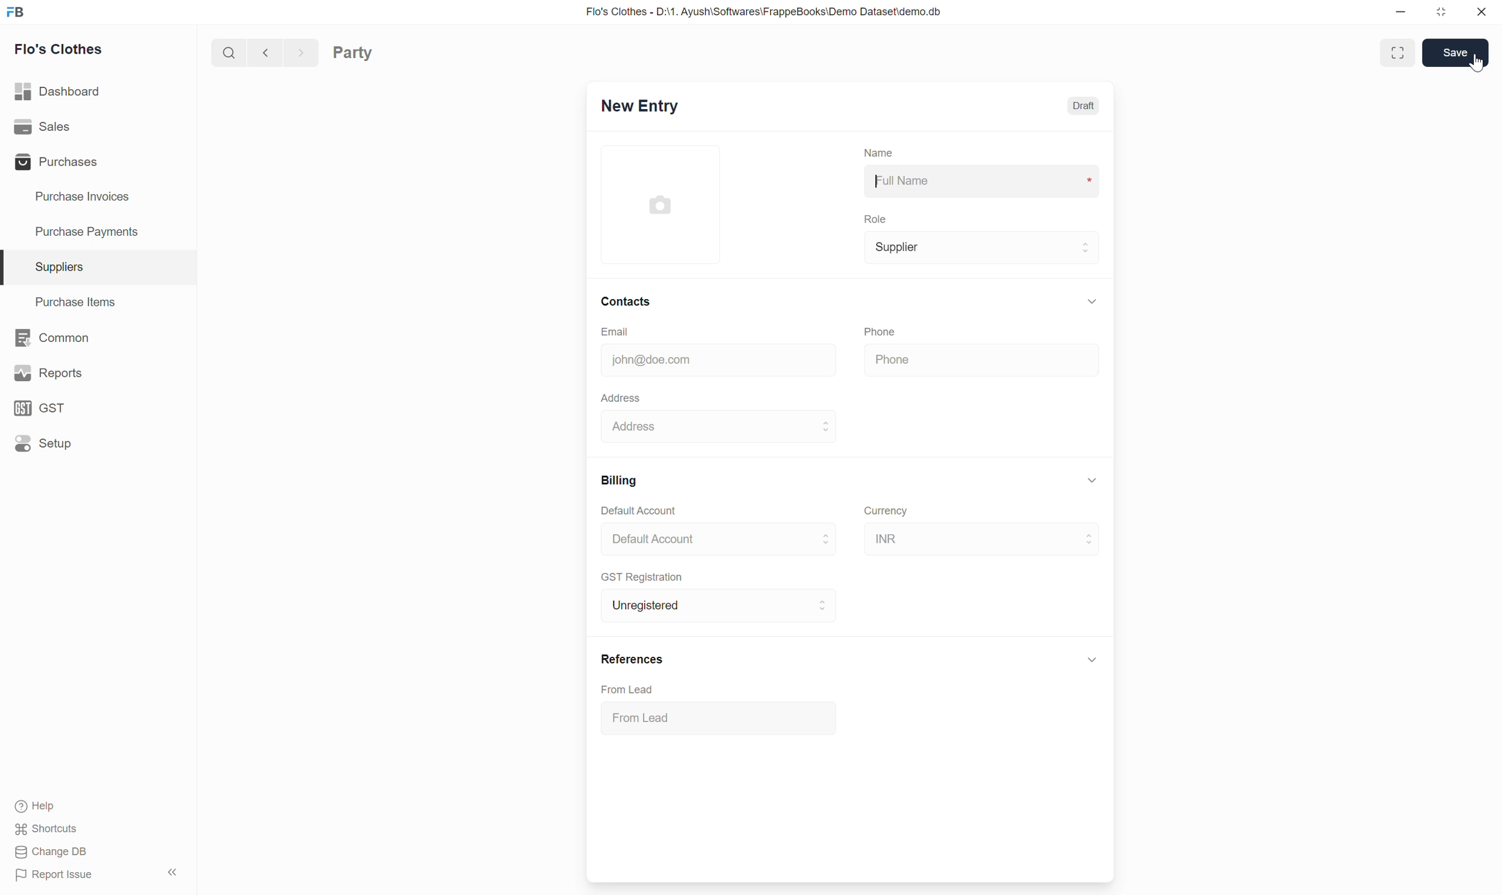 The height and width of the screenshot is (895, 1502). What do you see at coordinates (875, 219) in the screenshot?
I see `Role` at bounding box center [875, 219].